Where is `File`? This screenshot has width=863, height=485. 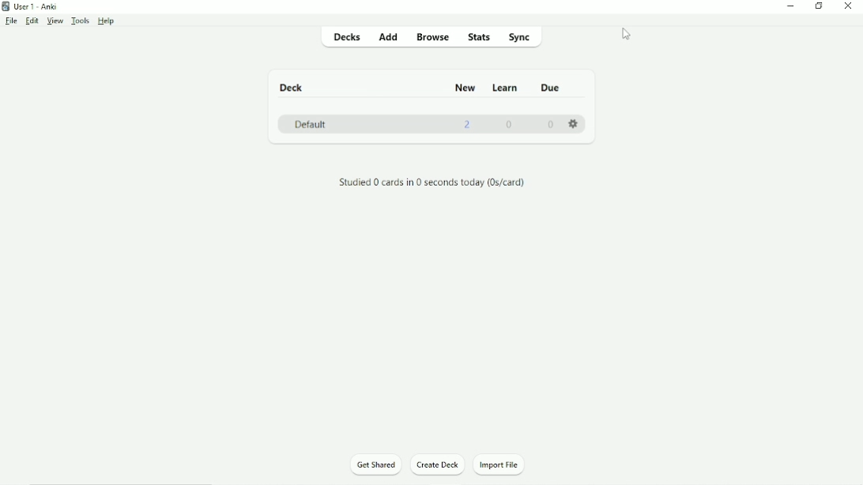
File is located at coordinates (10, 21).